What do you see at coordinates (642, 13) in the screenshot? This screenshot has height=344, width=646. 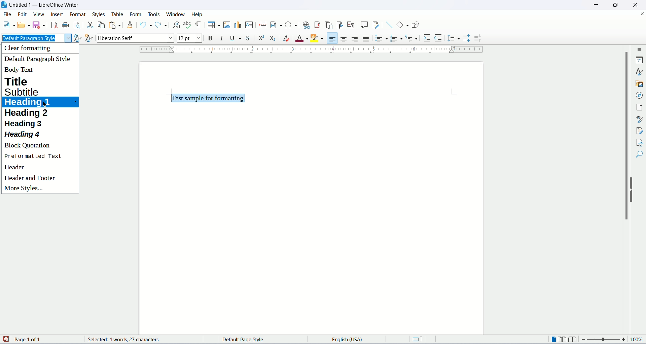 I see `close` at bounding box center [642, 13].